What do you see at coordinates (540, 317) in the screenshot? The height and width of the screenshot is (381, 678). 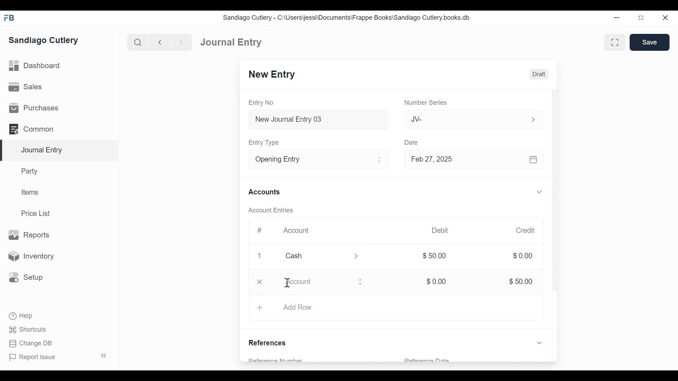 I see `Expand` at bounding box center [540, 317].